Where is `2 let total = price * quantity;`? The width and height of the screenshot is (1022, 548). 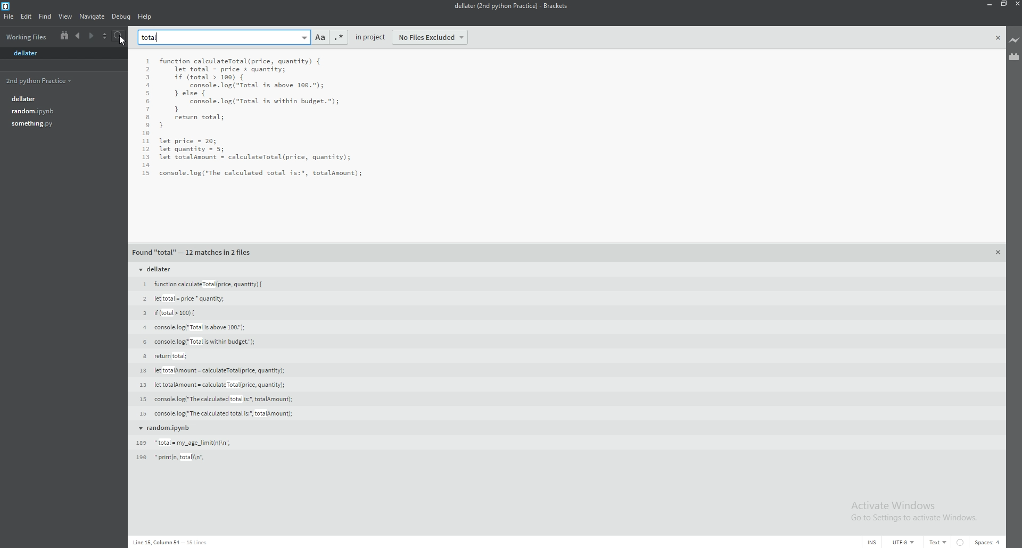 2 let total = price * quantity; is located at coordinates (182, 298).